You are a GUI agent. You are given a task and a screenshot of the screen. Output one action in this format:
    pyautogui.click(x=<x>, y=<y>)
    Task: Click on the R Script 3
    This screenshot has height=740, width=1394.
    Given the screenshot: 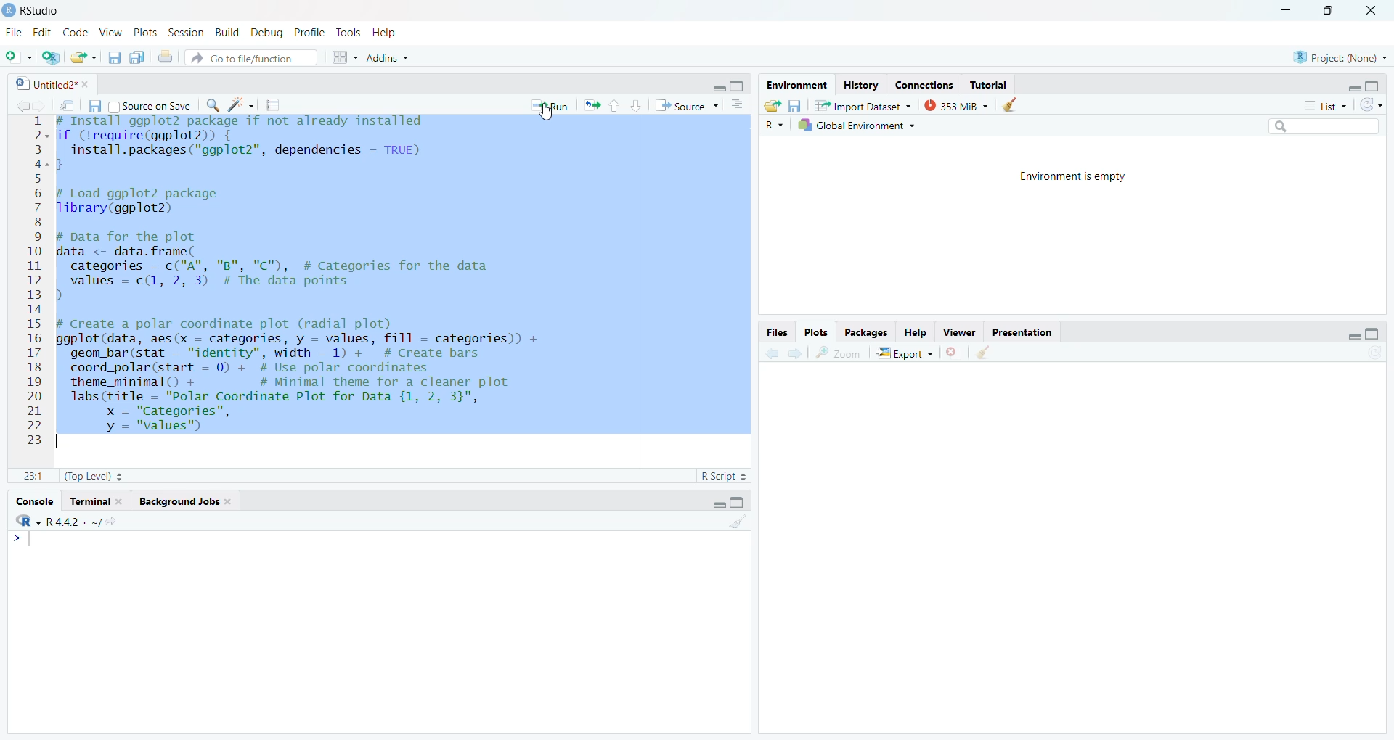 What is the action you would take?
    pyautogui.click(x=726, y=474)
    